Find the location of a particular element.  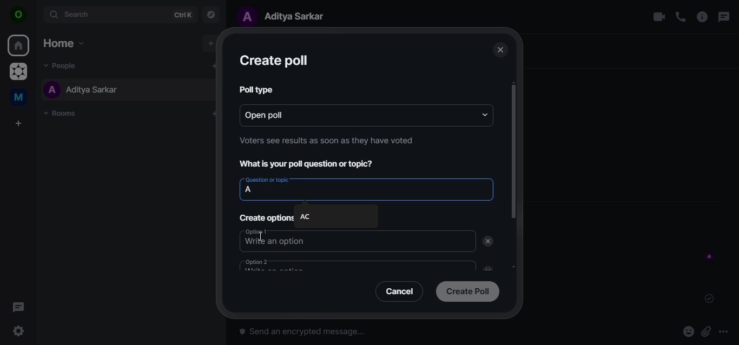

option1 is located at coordinates (304, 241).